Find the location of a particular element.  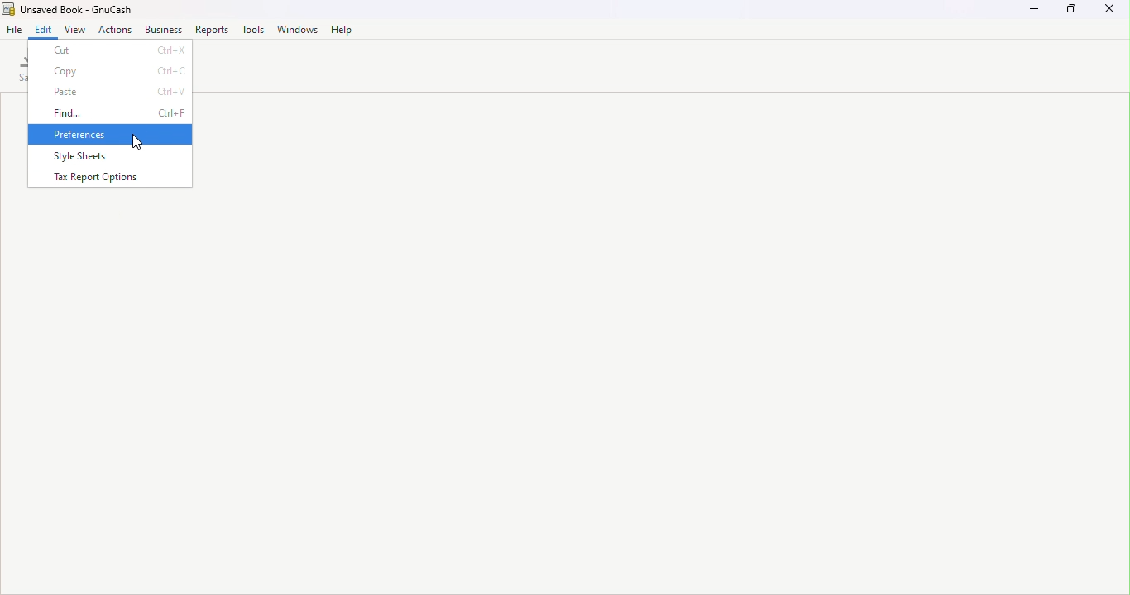

View is located at coordinates (77, 30).